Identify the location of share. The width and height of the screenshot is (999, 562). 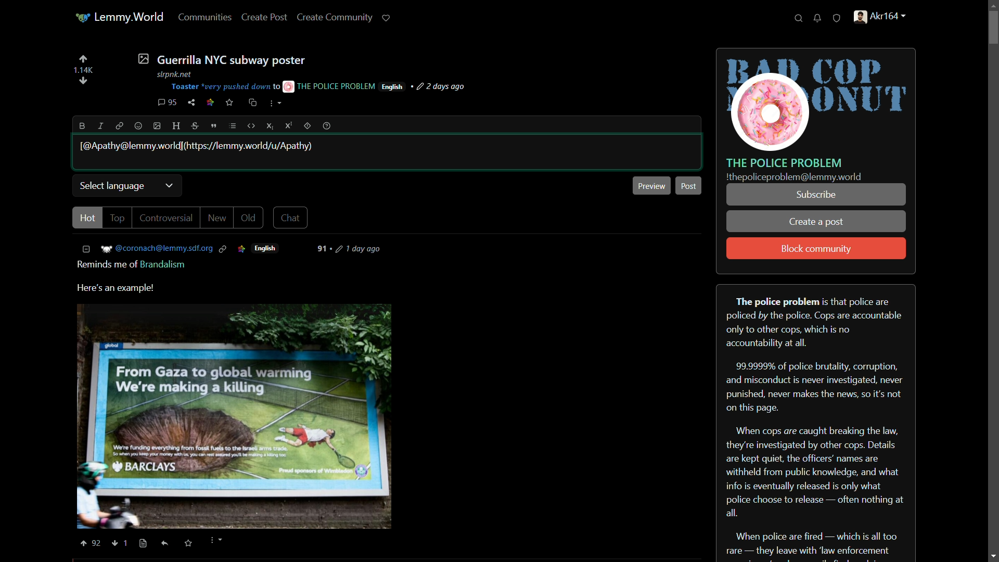
(191, 103).